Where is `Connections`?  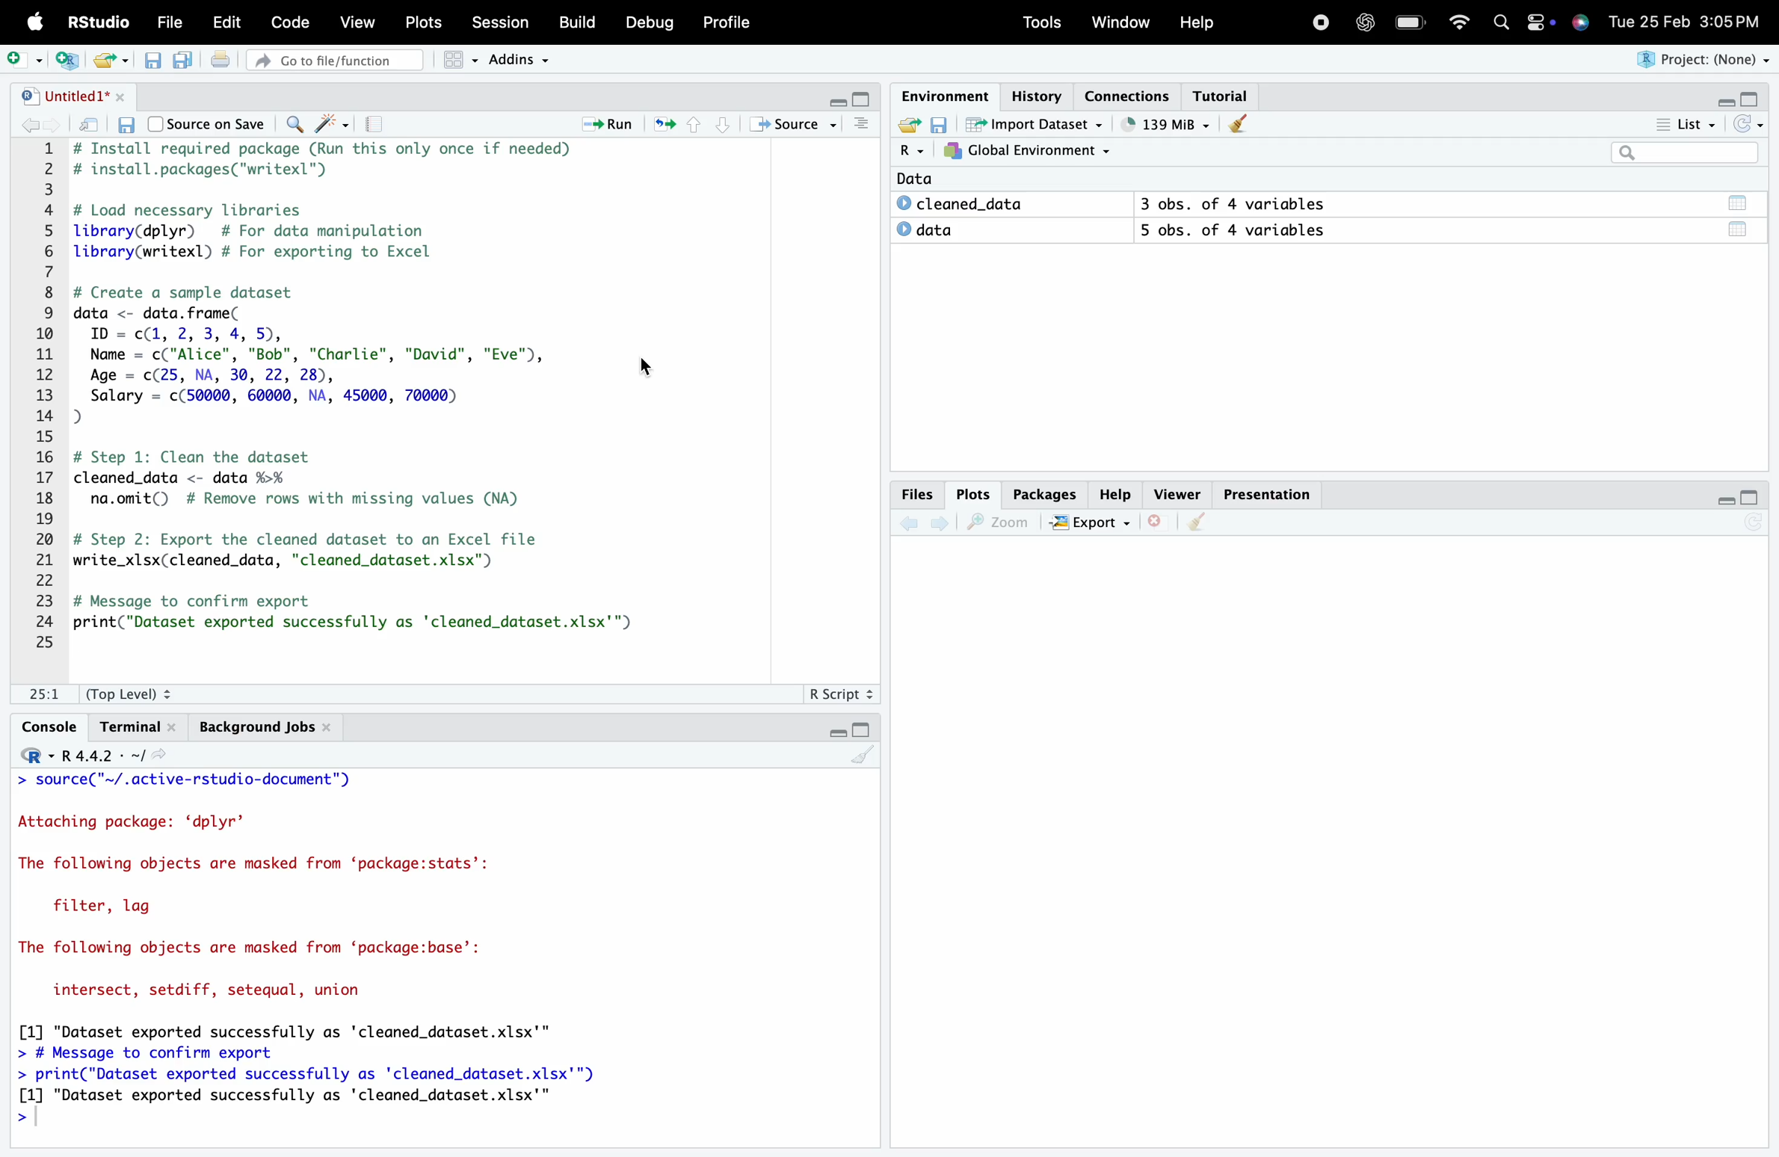
Connections is located at coordinates (1132, 96).